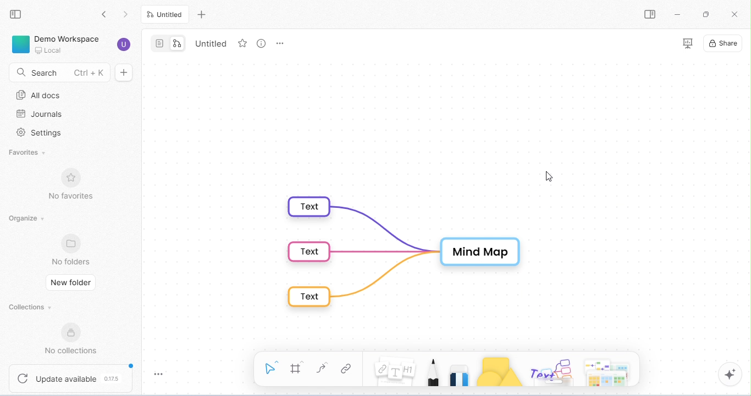  Describe the element at coordinates (26, 219) in the screenshot. I see `organize` at that location.